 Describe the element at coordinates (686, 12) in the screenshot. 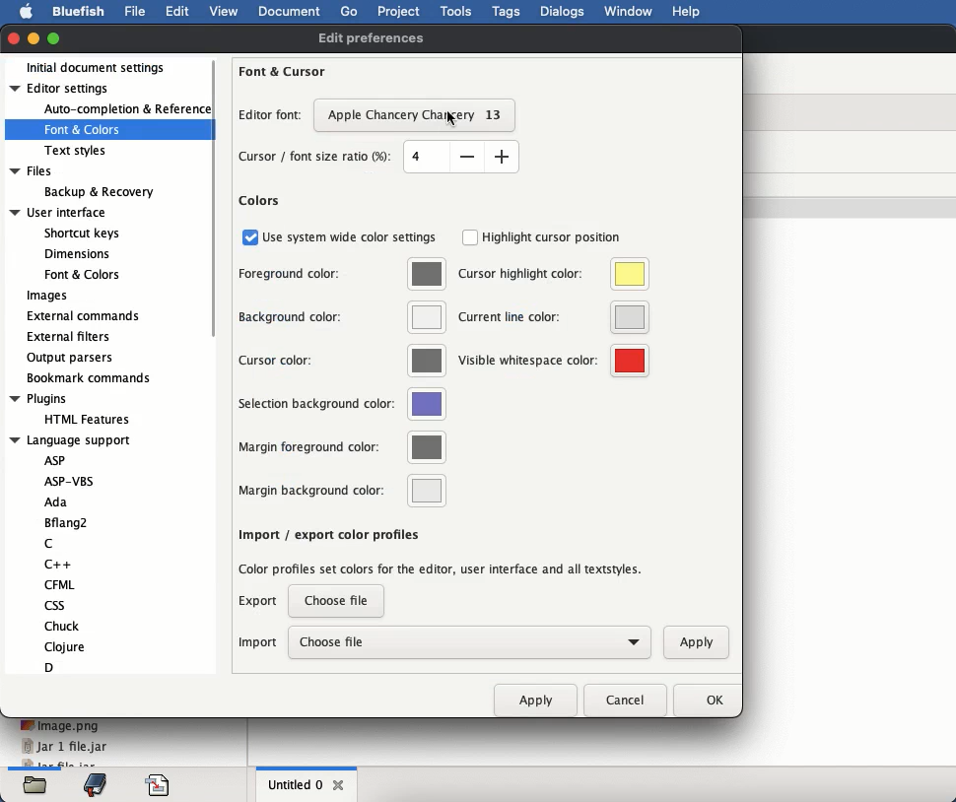

I see `help` at that location.